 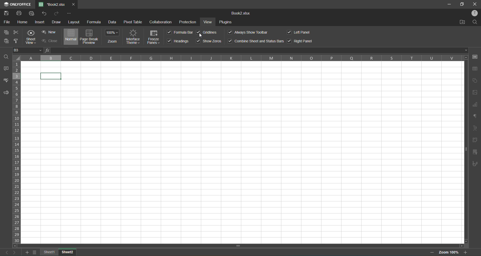 I want to click on maximize, so click(x=463, y=5).